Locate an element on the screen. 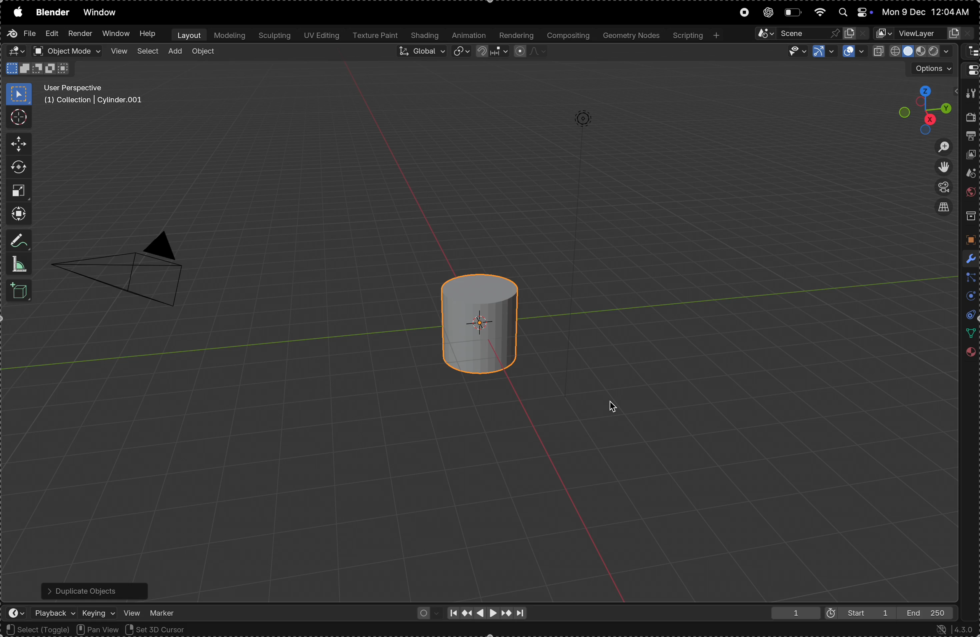 The width and height of the screenshot is (980, 637). scripting + is located at coordinates (695, 34).